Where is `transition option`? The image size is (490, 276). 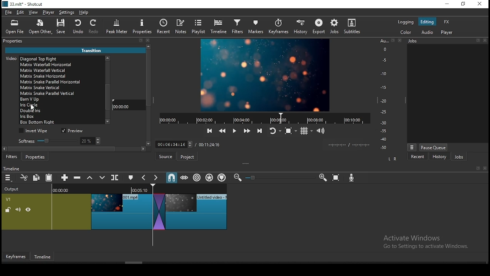 transition option is located at coordinates (61, 94).